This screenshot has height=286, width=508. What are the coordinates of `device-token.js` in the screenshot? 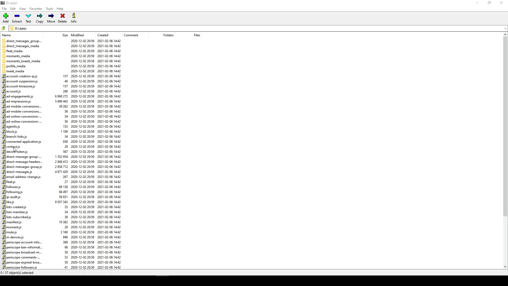 It's located at (16, 151).